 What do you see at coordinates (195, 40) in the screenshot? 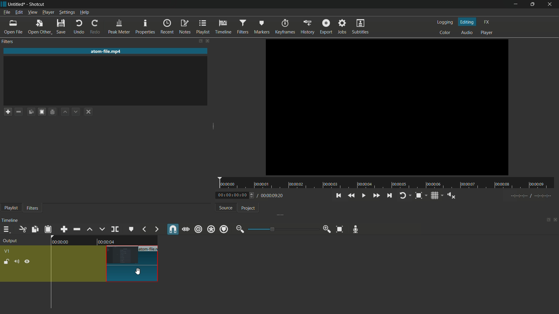
I see `change layout` at bounding box center [195, 40].